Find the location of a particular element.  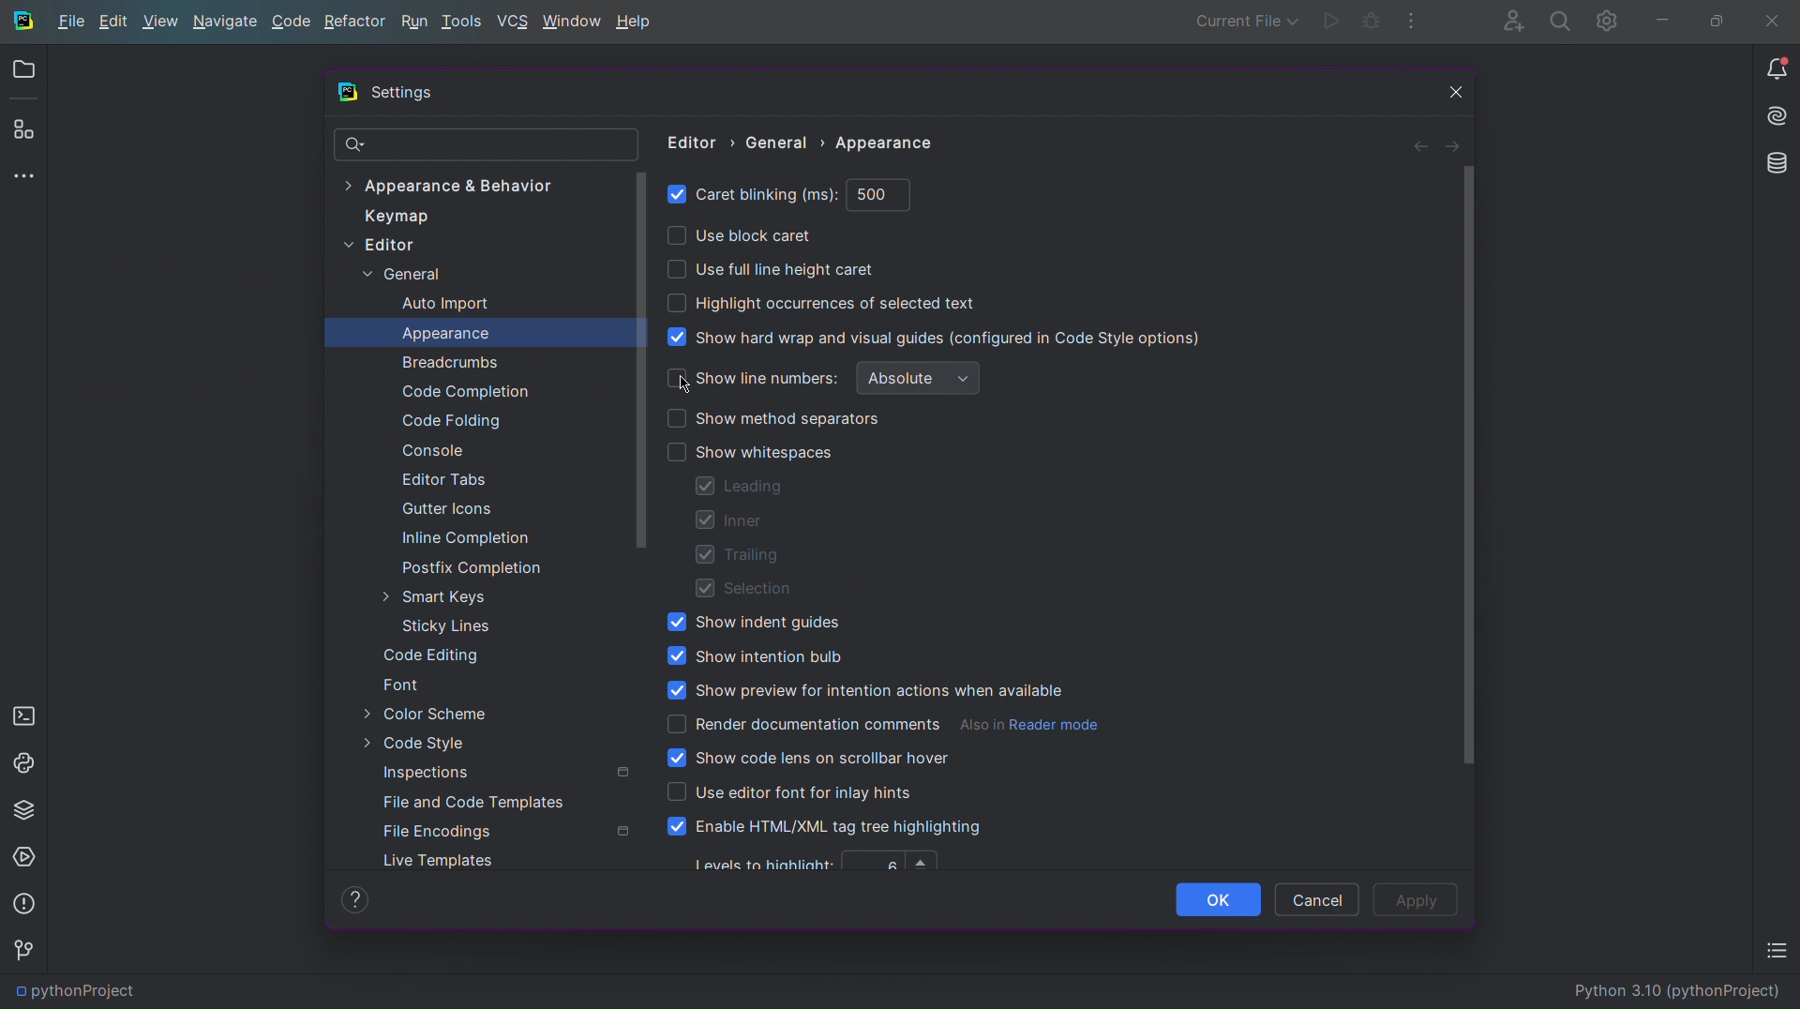

View is located at coordinates (158, 23).